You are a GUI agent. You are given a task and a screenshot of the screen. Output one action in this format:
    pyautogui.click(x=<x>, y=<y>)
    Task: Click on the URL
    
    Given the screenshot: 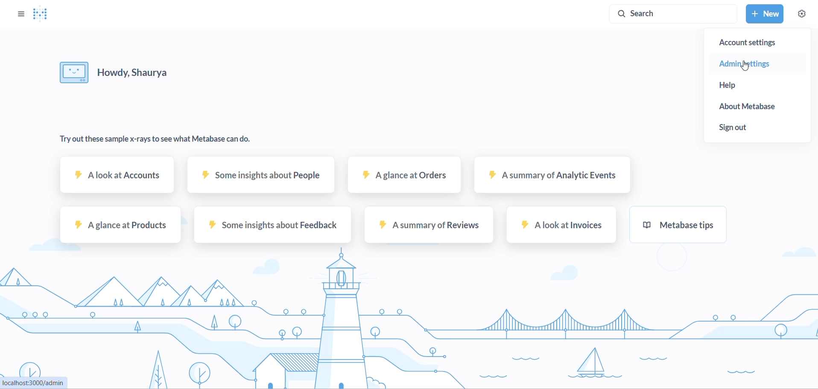 What is the action you would take?
    pyautogui.click(x=35, y=384)
    